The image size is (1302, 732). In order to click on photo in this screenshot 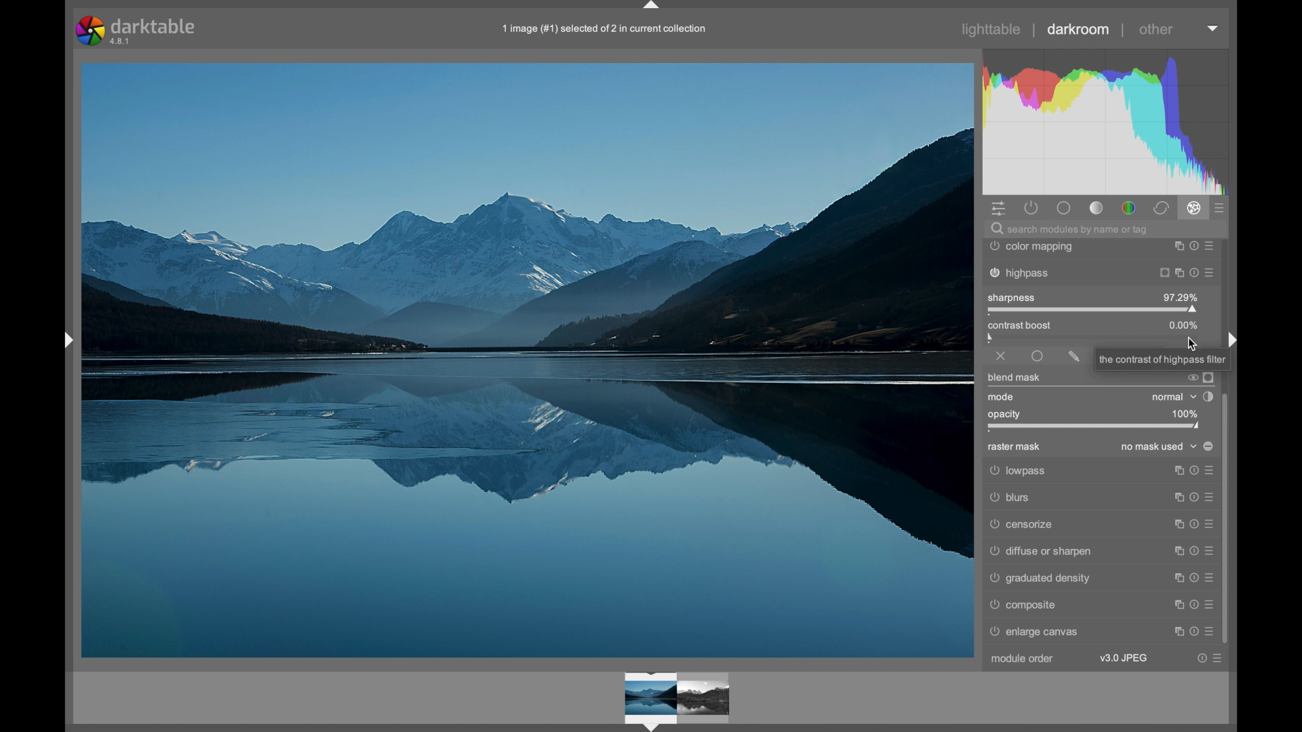, I will do `click(528, 359)`.